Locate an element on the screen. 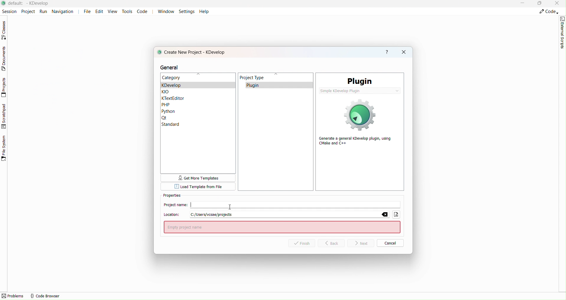 The width and height of the screenshot is (566, 300). View is located at coordinates (114, 12).